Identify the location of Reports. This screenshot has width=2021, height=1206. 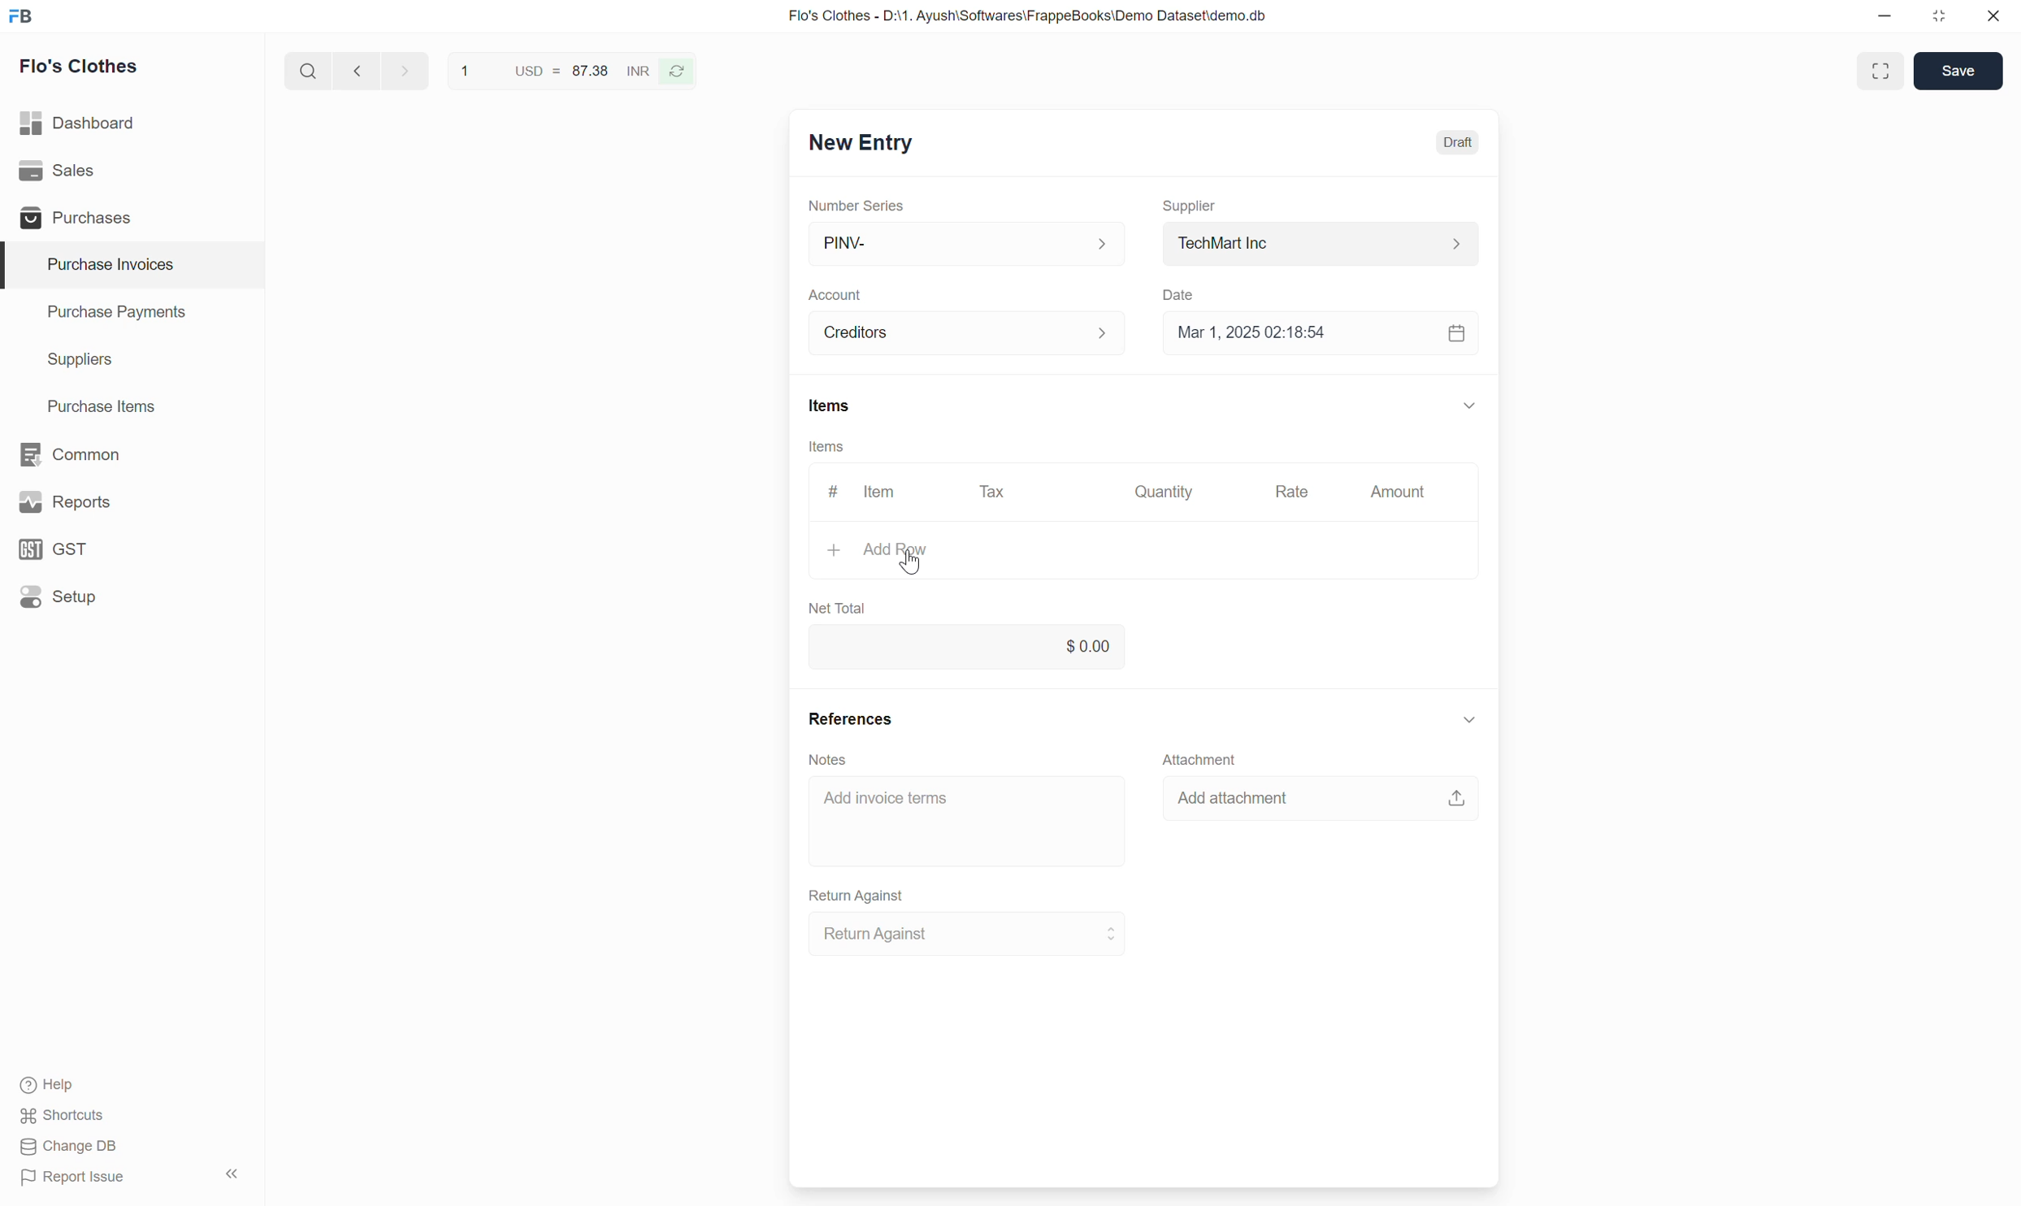
(132, 502).